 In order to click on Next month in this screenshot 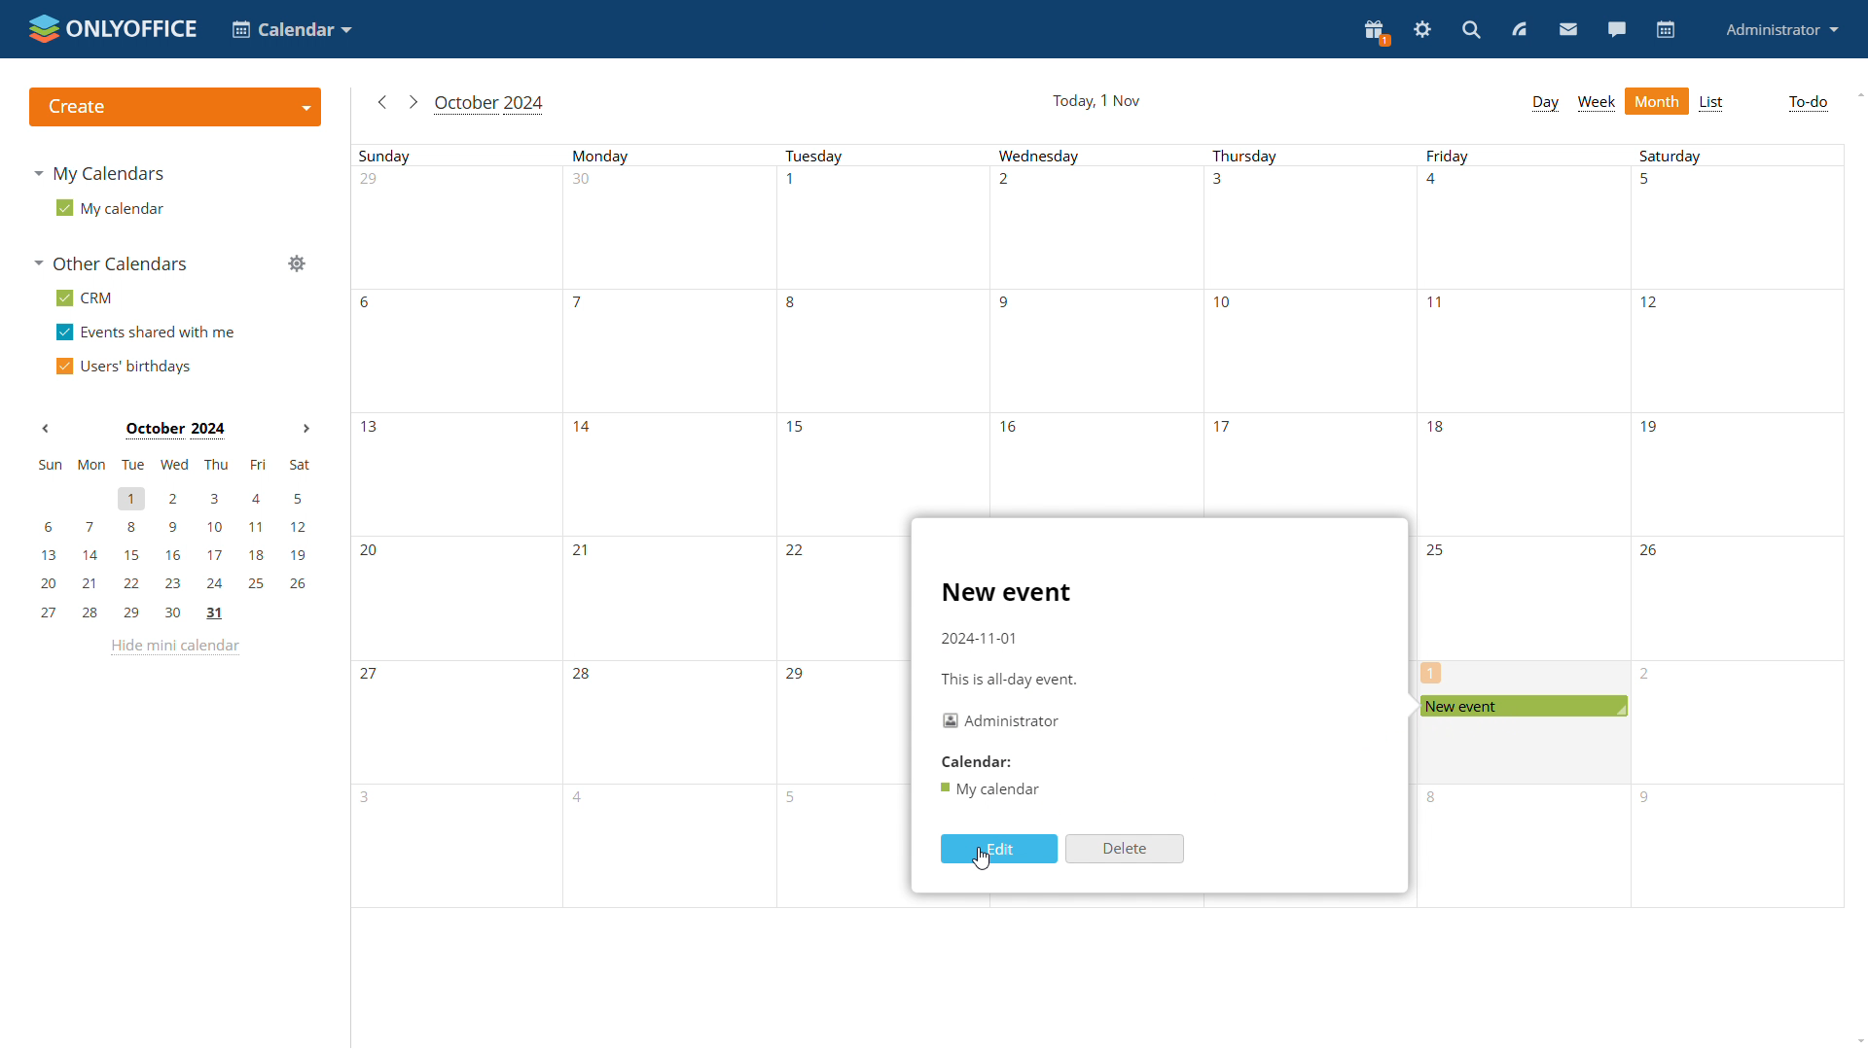, I will do `click(303, 430)`.